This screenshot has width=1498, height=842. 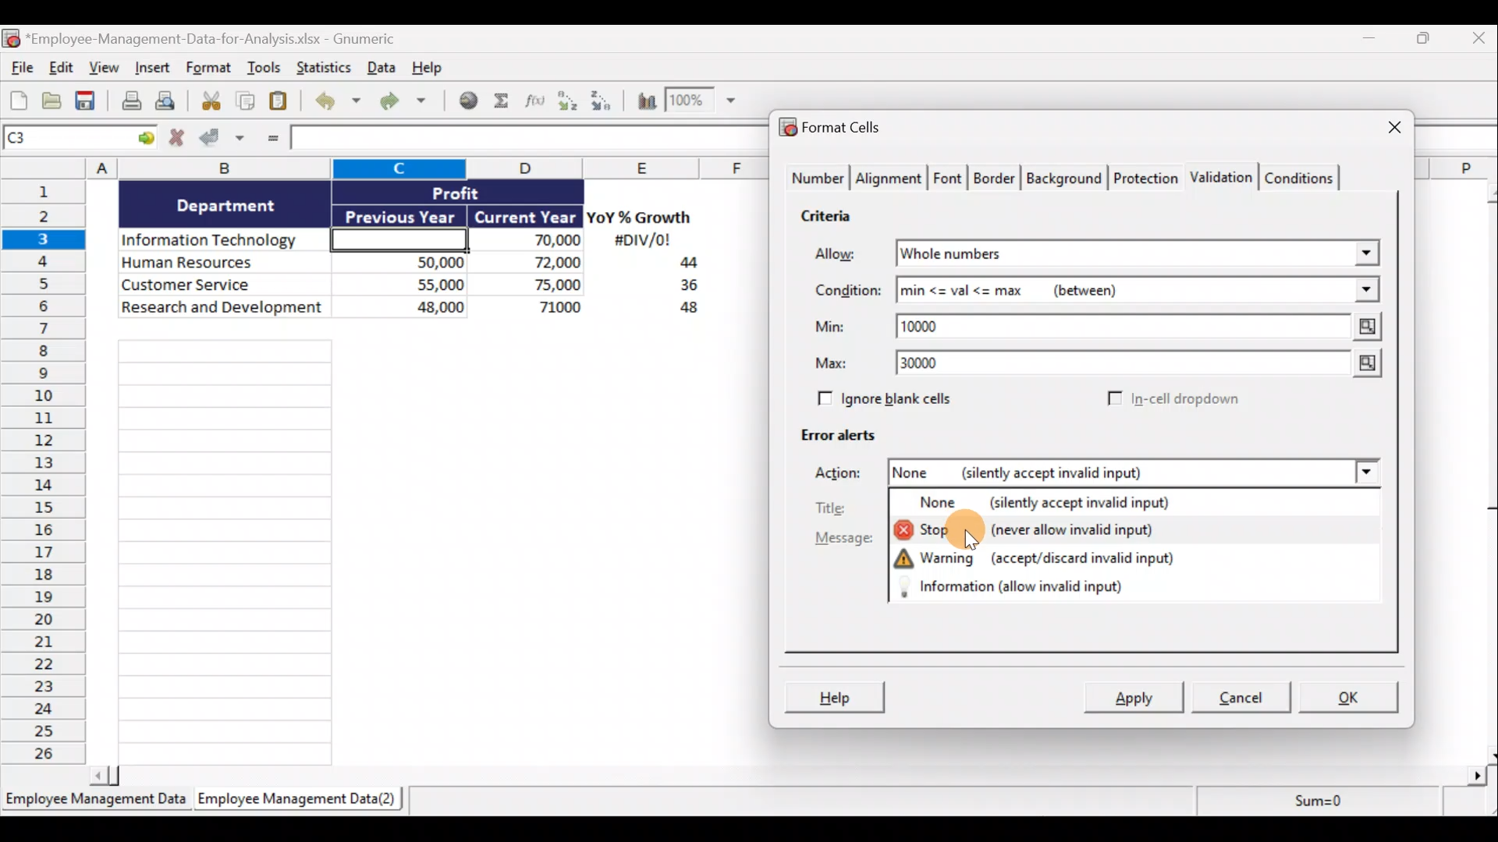 What do you see at coordinates (177, 140) in the screenshot?
I see `Cancel changes` at bounding box center [177, 140].